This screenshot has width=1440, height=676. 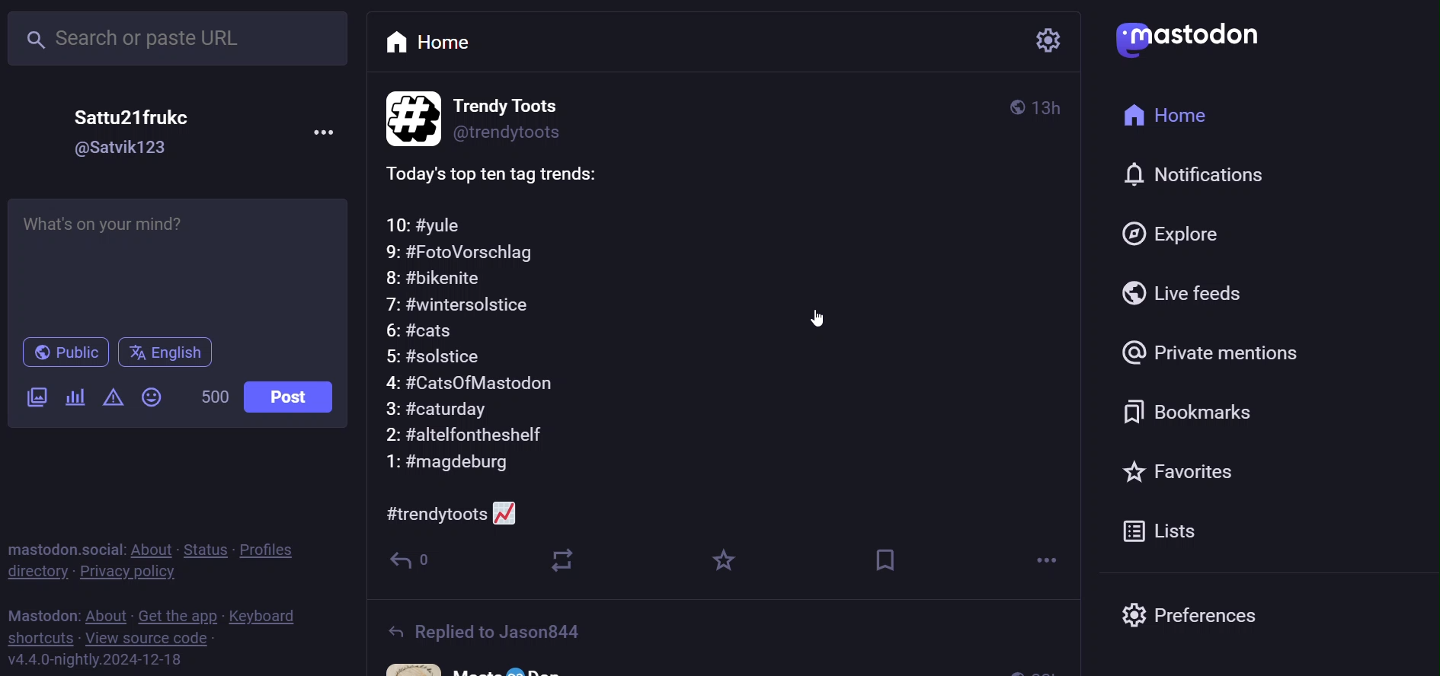 I want to click on Replied to Jason844, so click(x=716, y=632).